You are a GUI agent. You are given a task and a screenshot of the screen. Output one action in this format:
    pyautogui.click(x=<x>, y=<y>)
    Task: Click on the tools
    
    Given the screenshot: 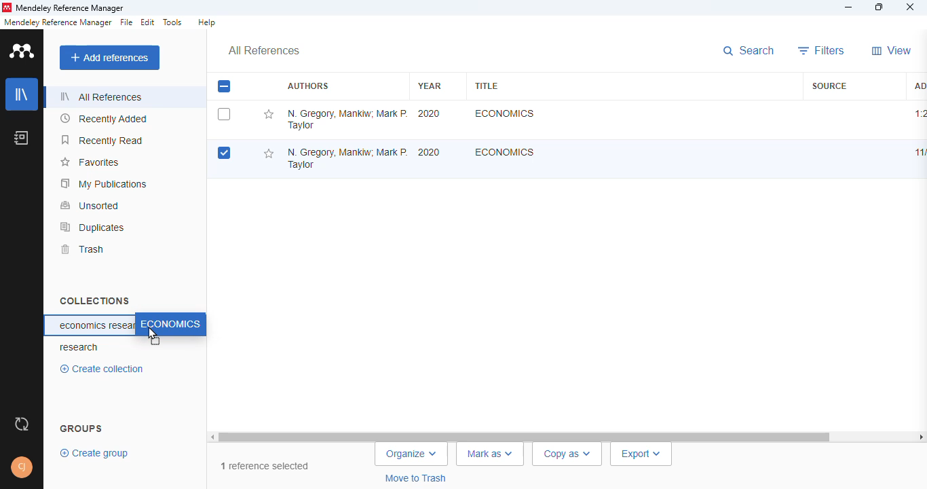 What is the action you would take?
    pyautogui.click(x=173, y=22)
    